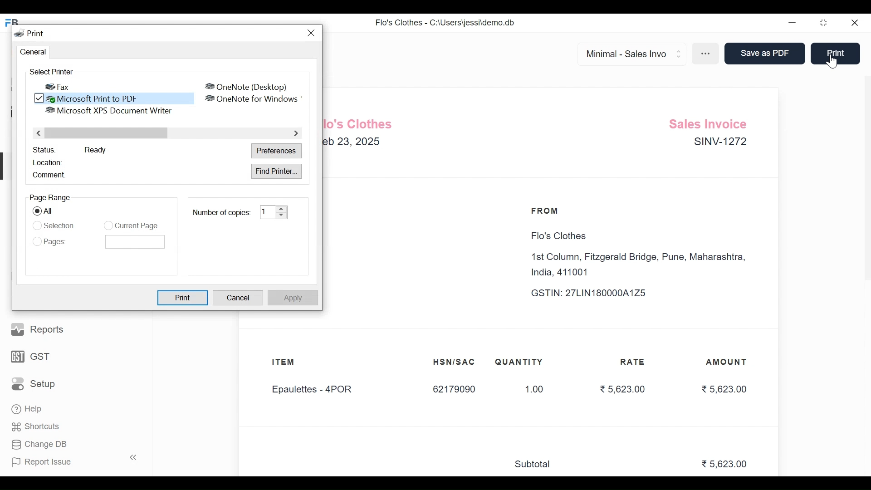  Describe the element at coordinates (34, 383) in the screenshot. I see `Setup` at that location.